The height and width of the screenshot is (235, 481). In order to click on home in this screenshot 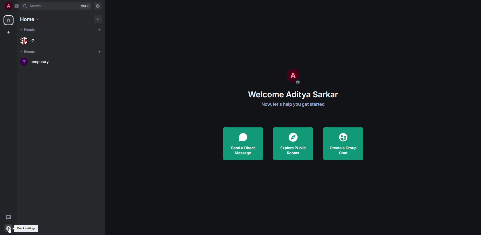, I will do `click(31, 19)`.